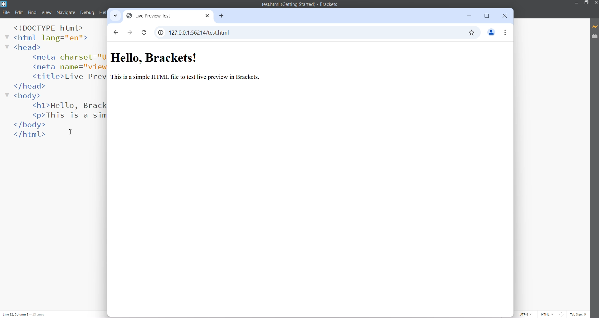 This screenshot has height=318, width=599. What do you see at coordinates (506, 33) in the screenshot?
I see `Options` at bounding box center [506, 33].